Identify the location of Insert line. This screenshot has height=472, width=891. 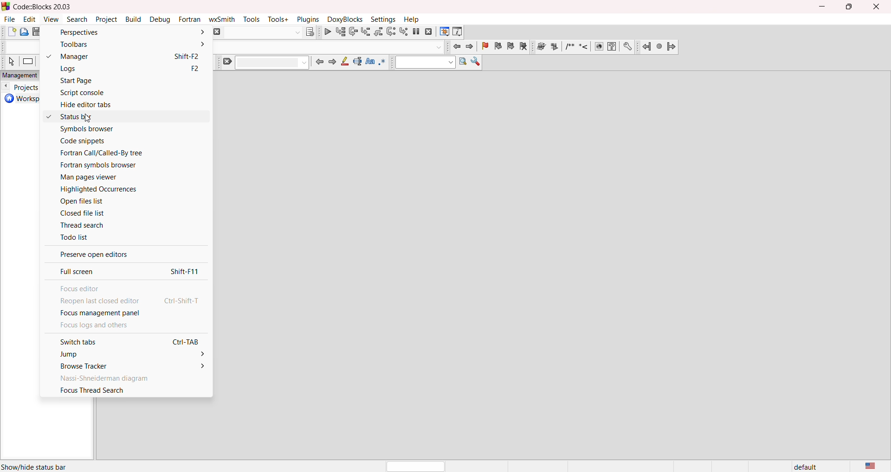
(584, 47).